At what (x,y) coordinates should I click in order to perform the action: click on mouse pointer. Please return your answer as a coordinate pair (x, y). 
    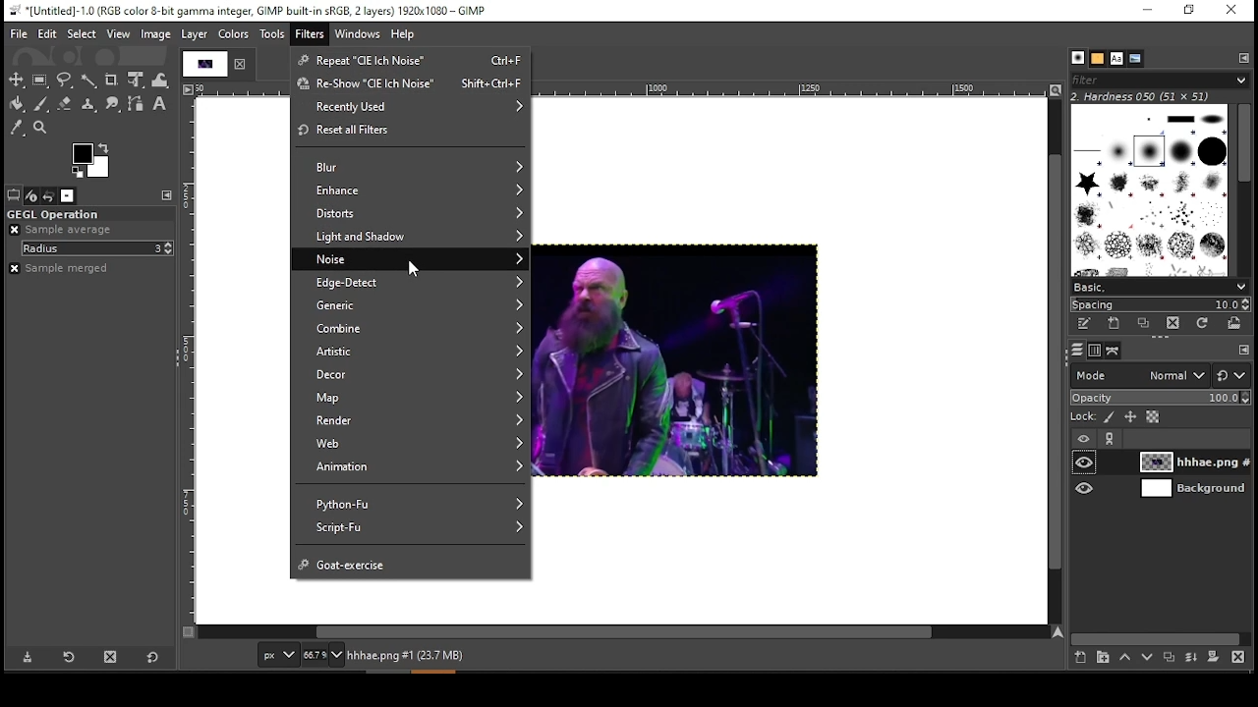
    Looking at the image, I should click on (420, 271).